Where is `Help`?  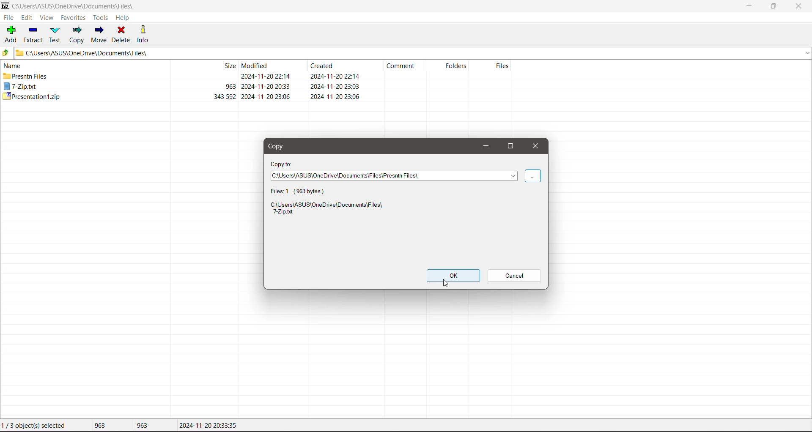 Help is located at coordinates (123, 18).